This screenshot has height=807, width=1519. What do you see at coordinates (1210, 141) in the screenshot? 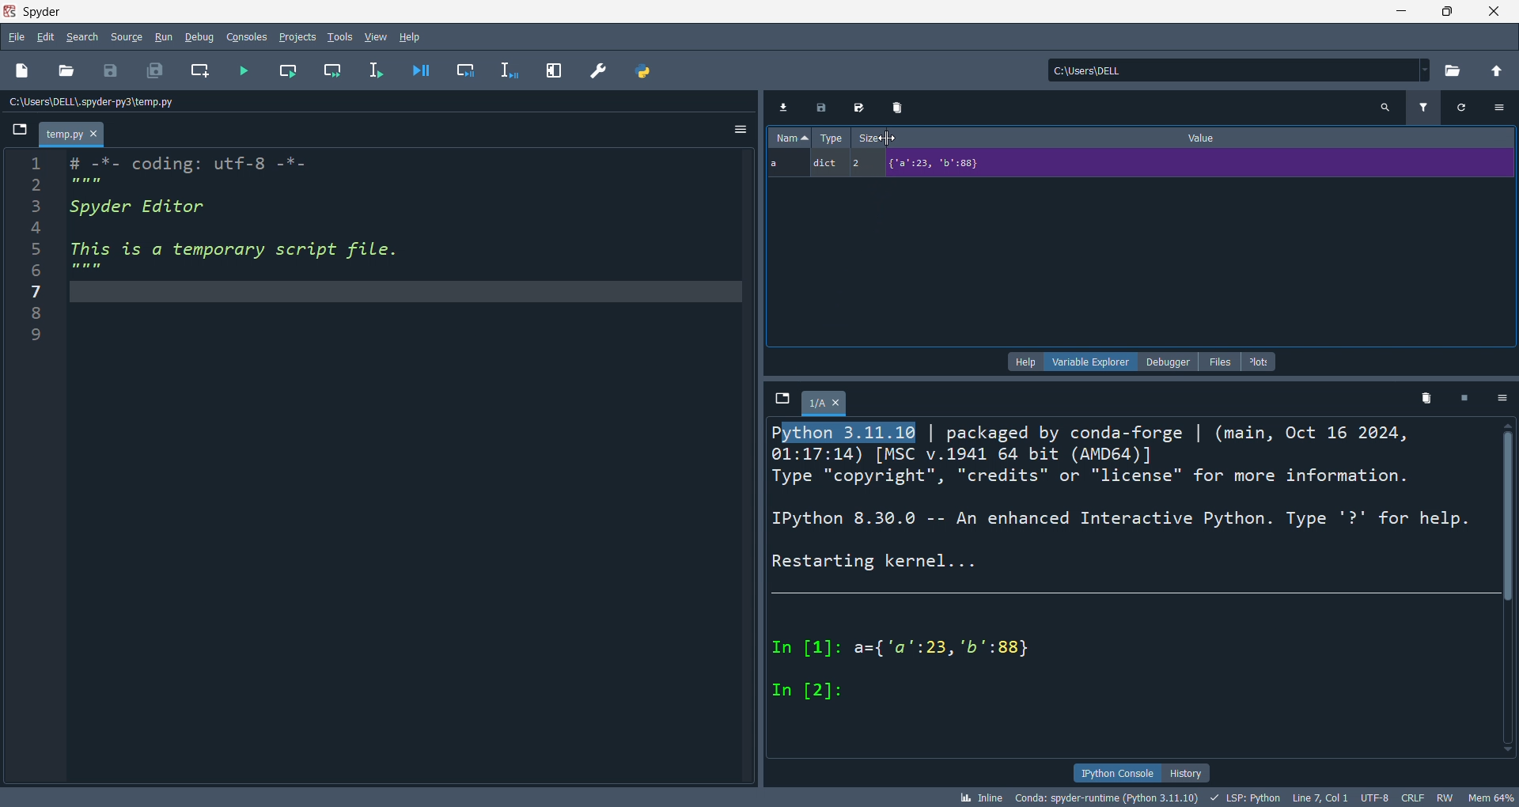
I see `value` at bounding box center [1210, 141].